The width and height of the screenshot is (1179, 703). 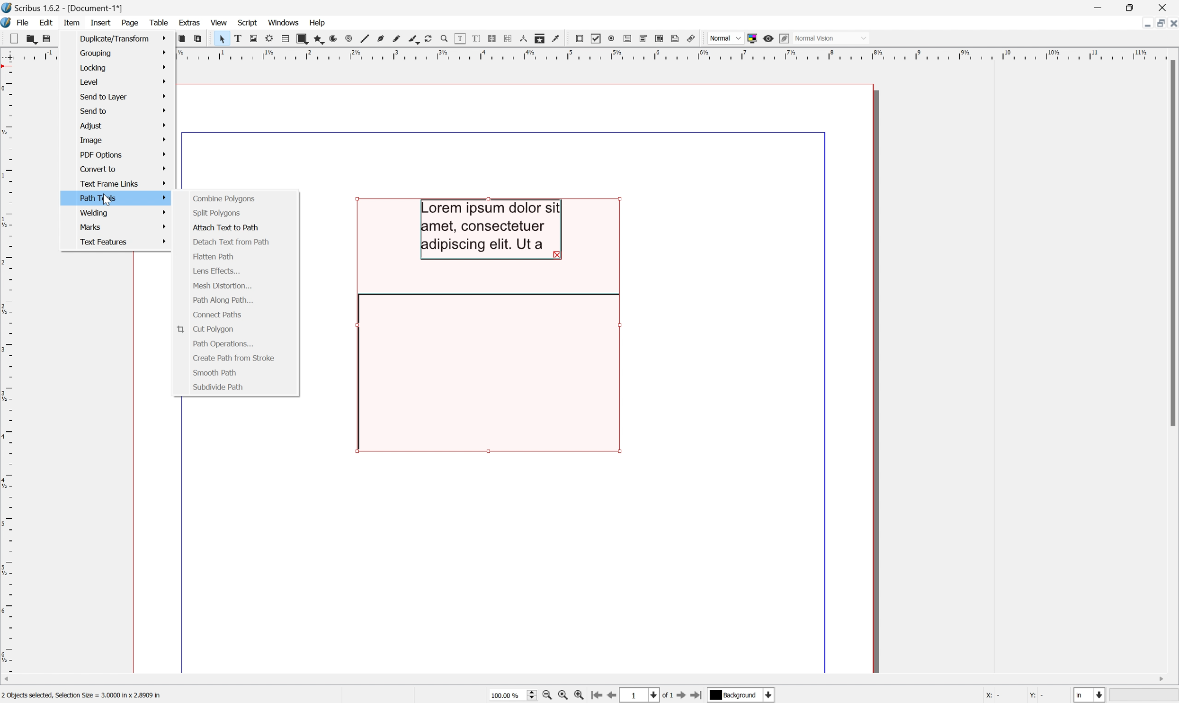 I want to click on Script, so click(x=248, y=21).